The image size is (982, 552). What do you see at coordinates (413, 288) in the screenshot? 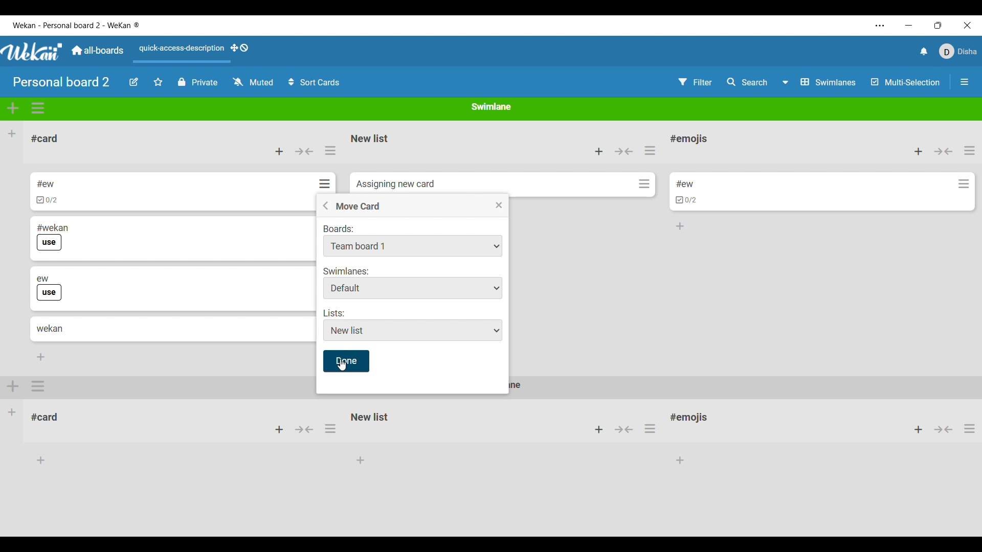
I see `Selected options changed due to change in Boards option` at bounding box center [413, 288].